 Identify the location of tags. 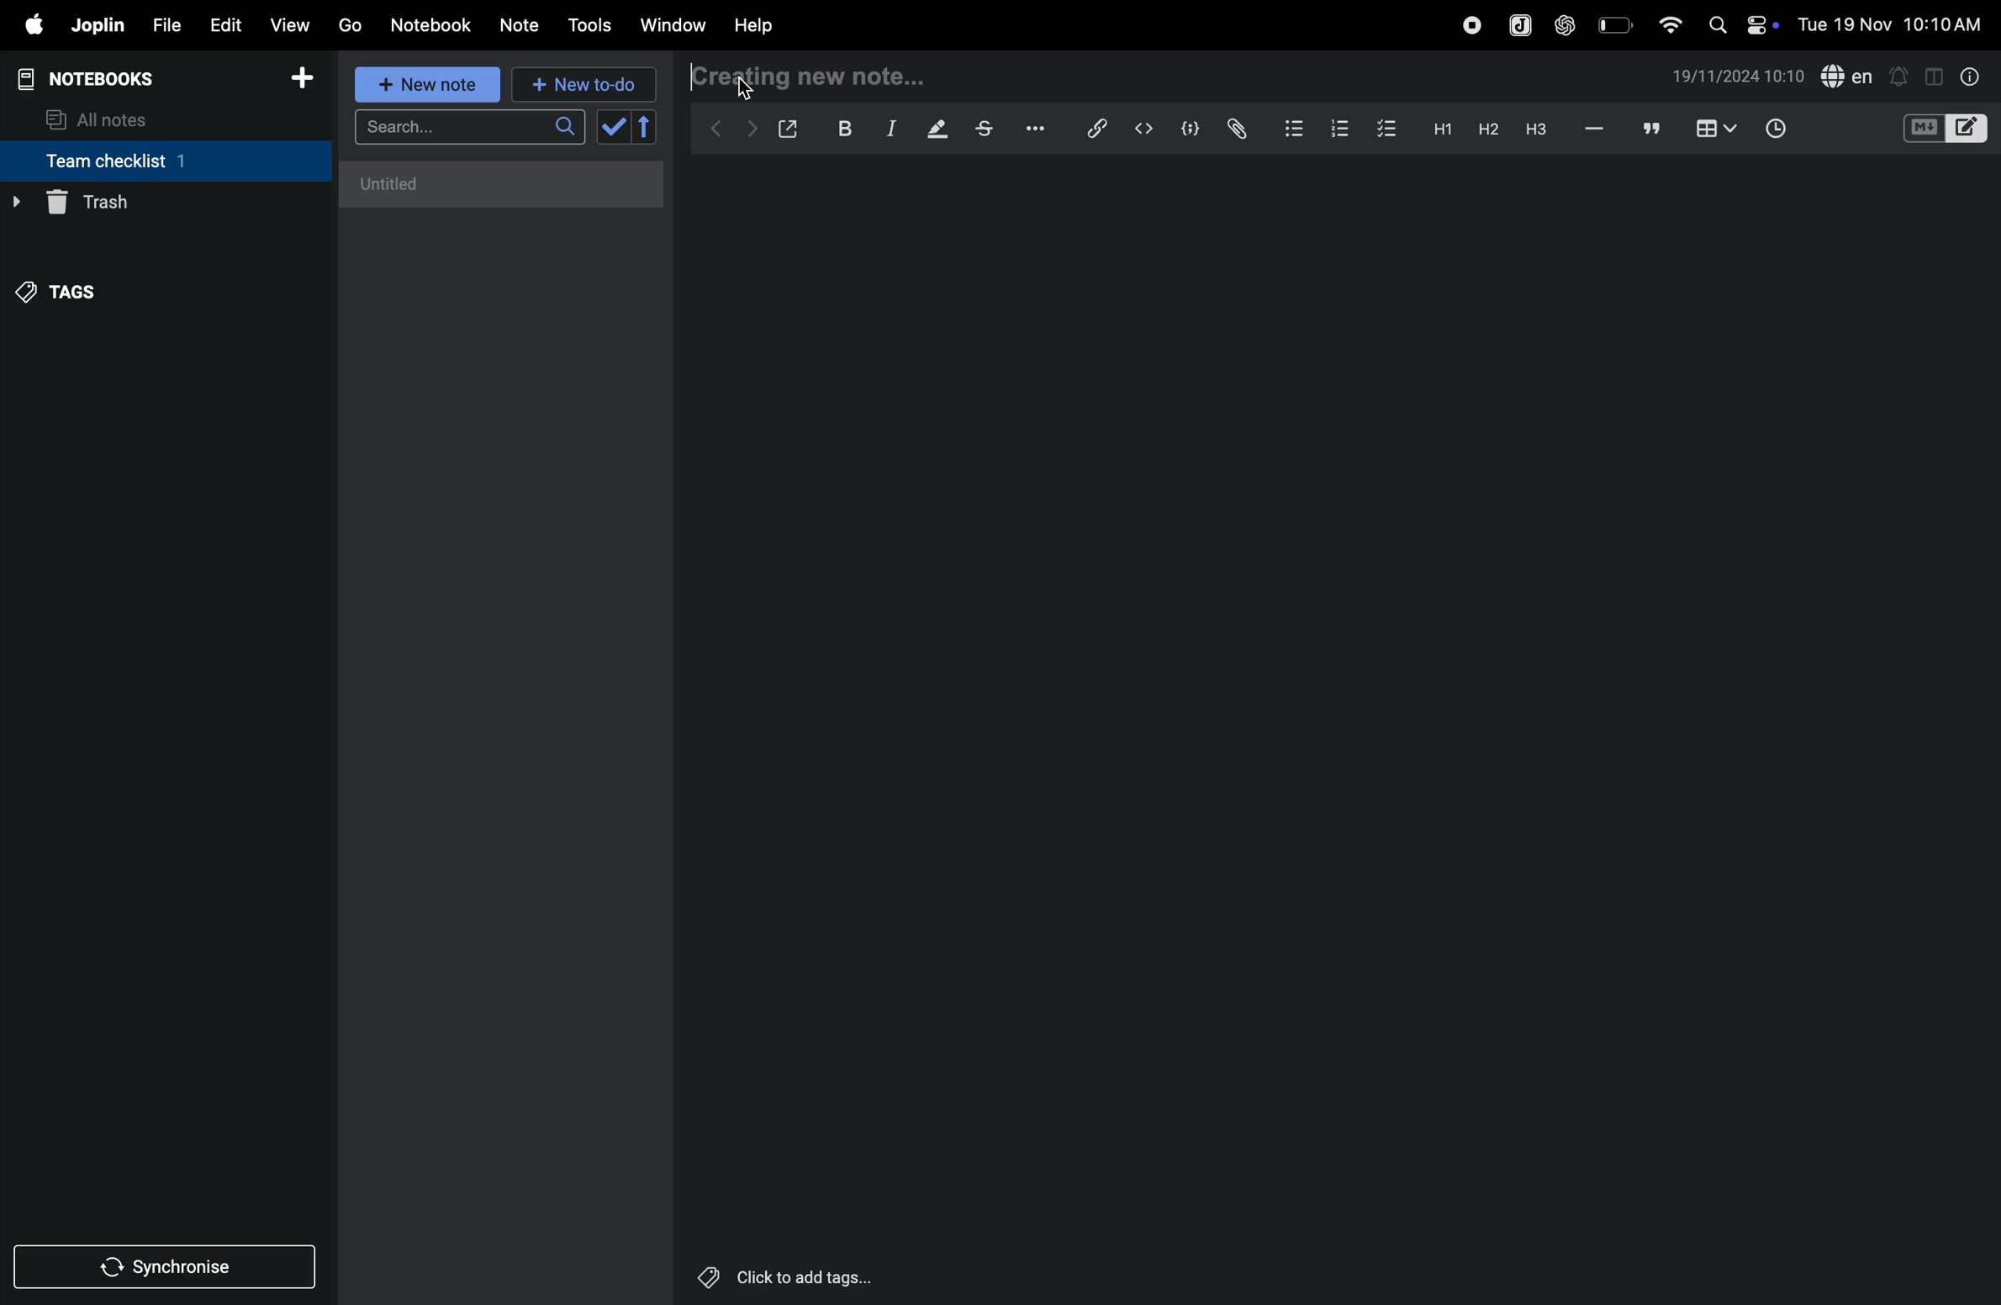
(68, 287).